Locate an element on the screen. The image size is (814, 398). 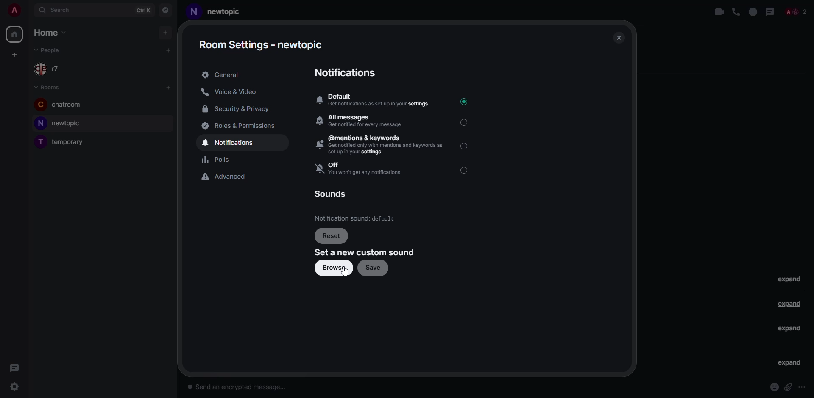
expand is located at coordinates (789, 363).